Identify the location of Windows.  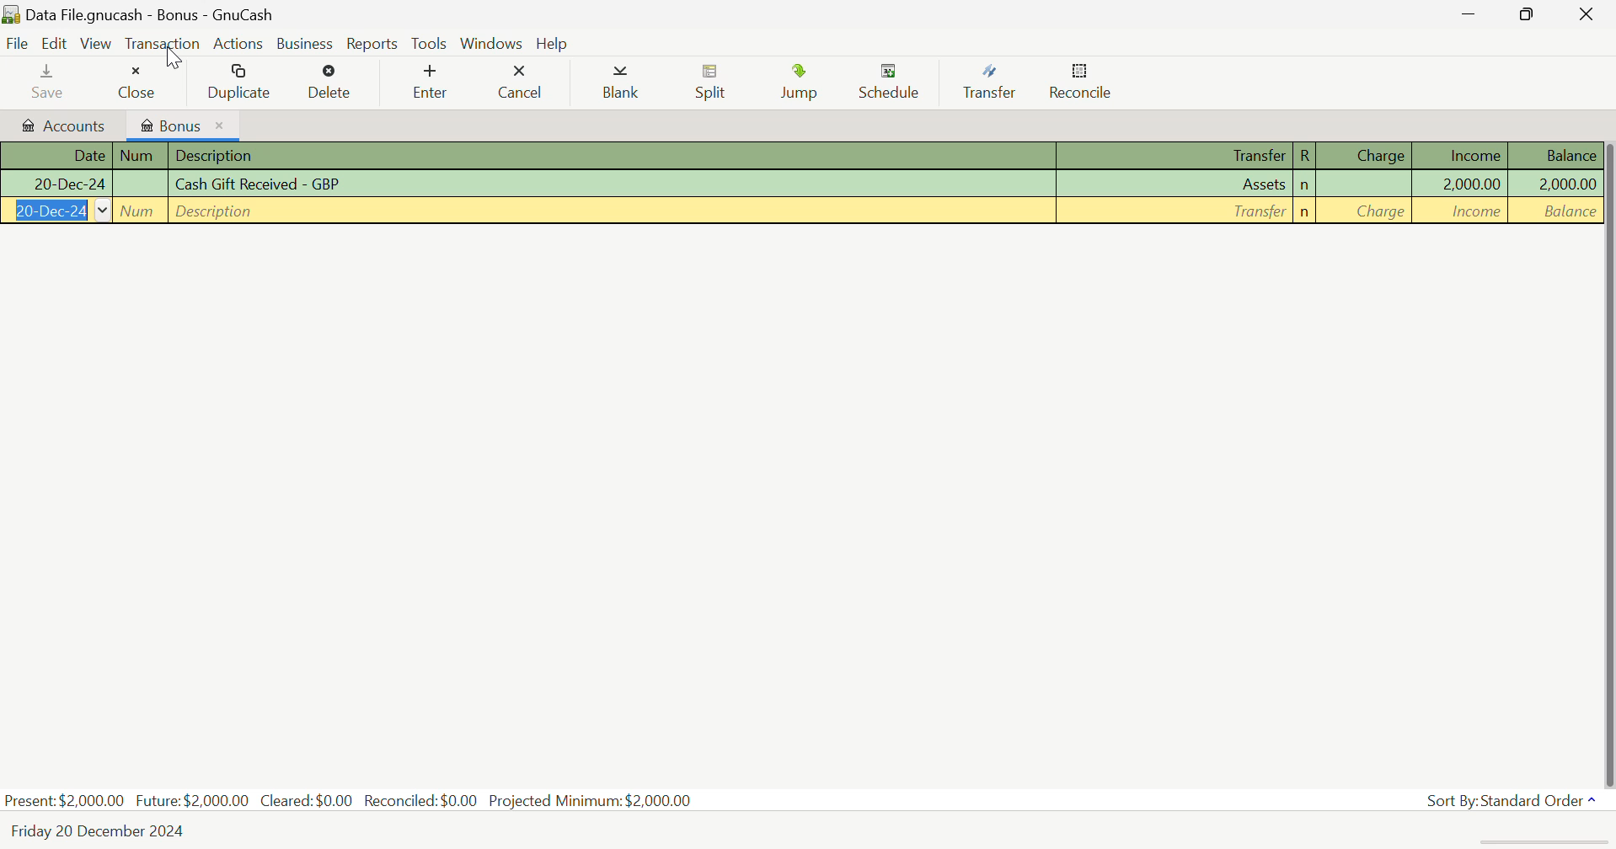
(492, 41).